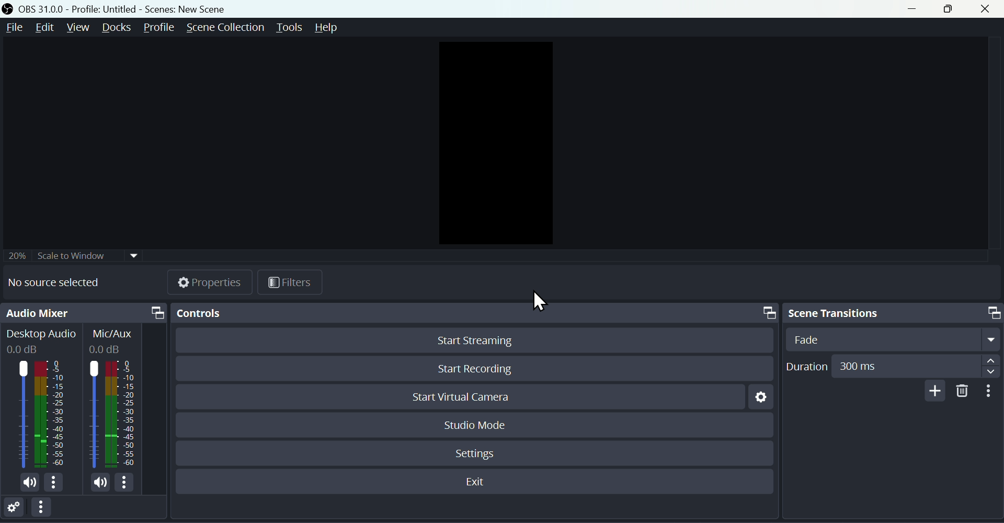  Describe the element at coordinates (477, 451) in the screenshot. I see `Settings` at that location.